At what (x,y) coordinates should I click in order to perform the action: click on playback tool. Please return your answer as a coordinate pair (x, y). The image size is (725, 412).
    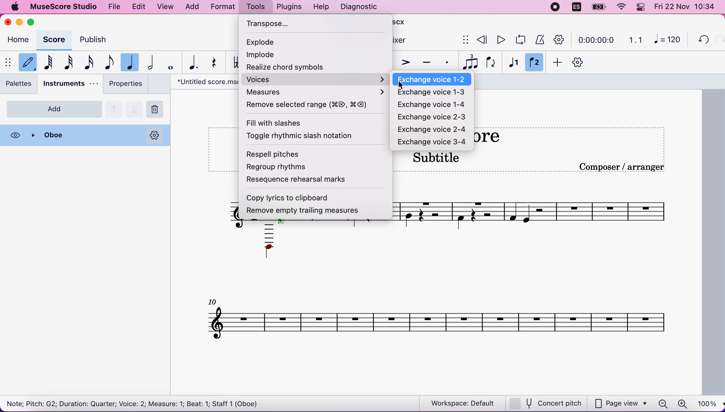
    Looking at the image, I should click on (561, 38).